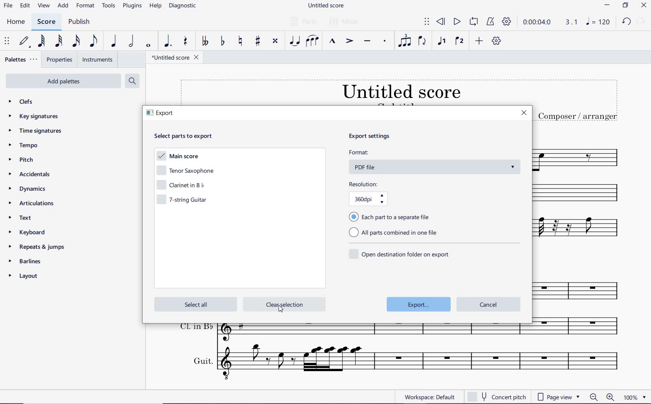 Image resolution: width=651 pixels, height=404 pixels. What do you see at coordinates (94, 43) in the screenshot?
I see `EIGHTH NOTE` at bounding box center [94, 43].